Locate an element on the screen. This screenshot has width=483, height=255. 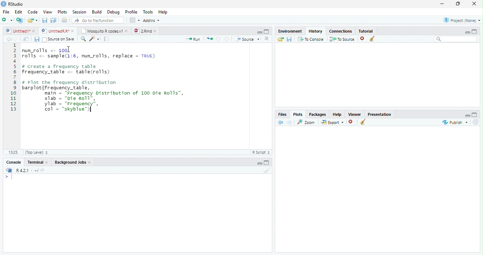
©) 28md is located at coordinates (145, 31).